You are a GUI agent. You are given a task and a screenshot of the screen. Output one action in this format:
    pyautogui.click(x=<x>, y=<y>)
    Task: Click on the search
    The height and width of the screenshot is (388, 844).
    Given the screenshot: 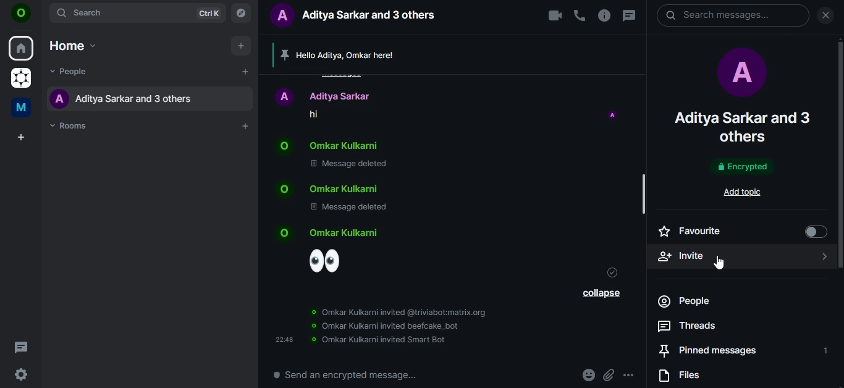 What is the action you would take?
    pyautogui.click(x=138, y=13)
    